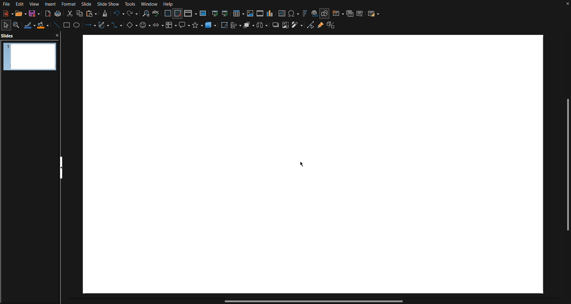 The width and height of the screenshot is (571, 304). What do you see at coordinates (215, 13) in the screenshot?
I see `Start from First Slide` at bounding box center [215, 13].